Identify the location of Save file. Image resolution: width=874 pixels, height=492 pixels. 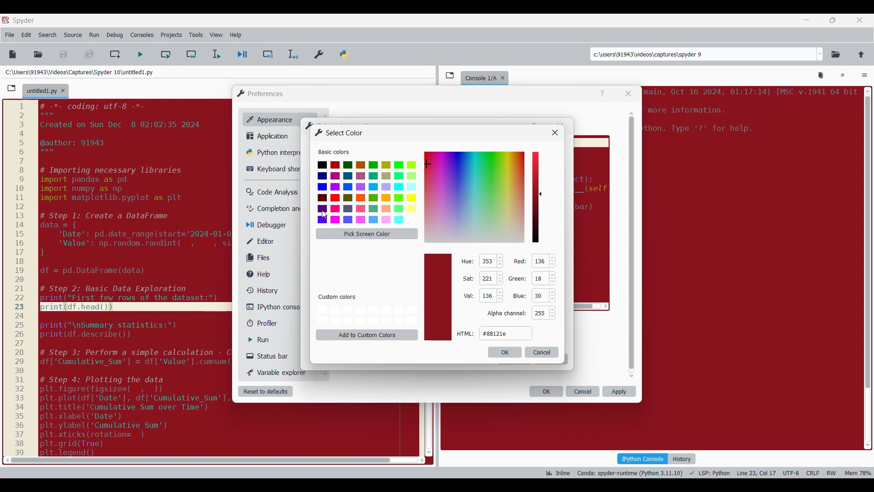
(64, 54).